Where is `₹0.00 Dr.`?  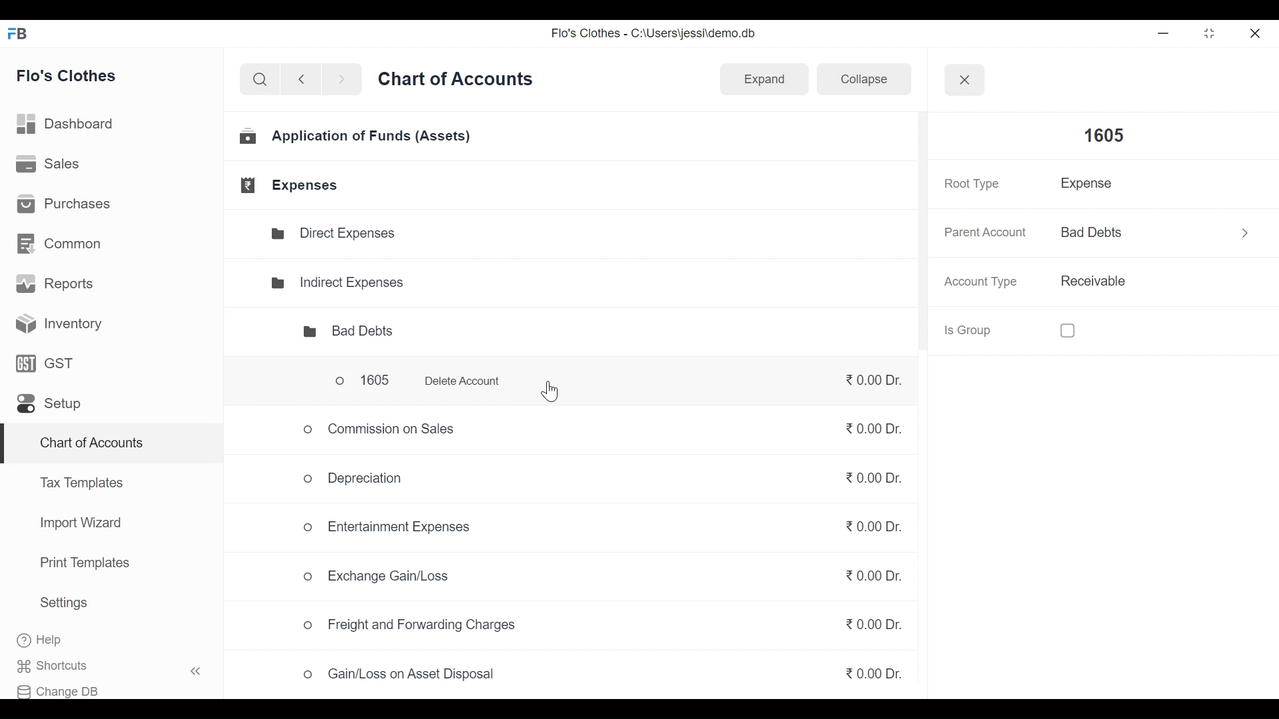 ₹0.00 Dr. is located at coordinates (870, 430).